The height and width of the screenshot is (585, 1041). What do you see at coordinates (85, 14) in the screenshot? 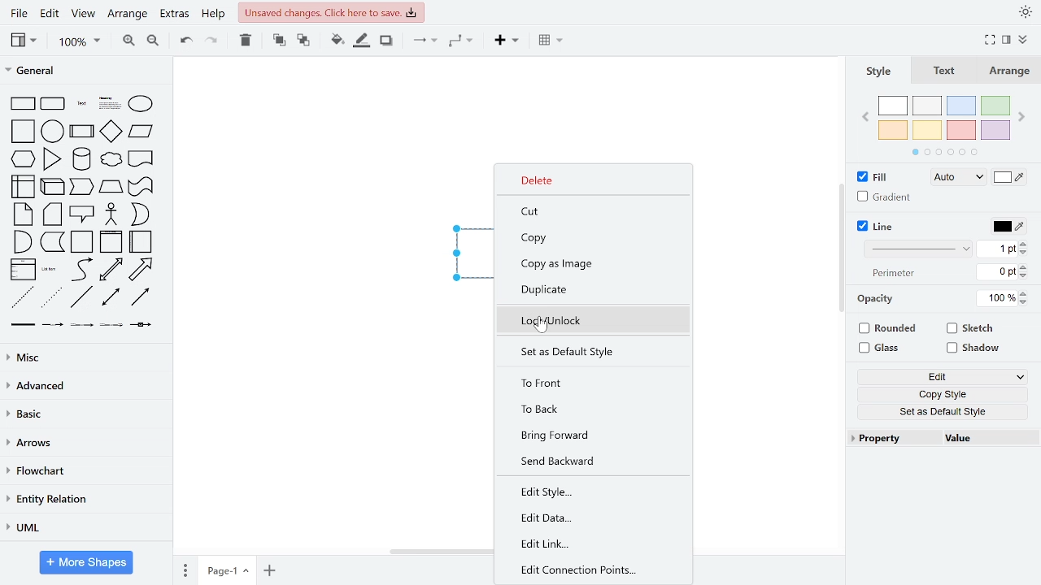
I see `view` at bounding box center [85, 14].